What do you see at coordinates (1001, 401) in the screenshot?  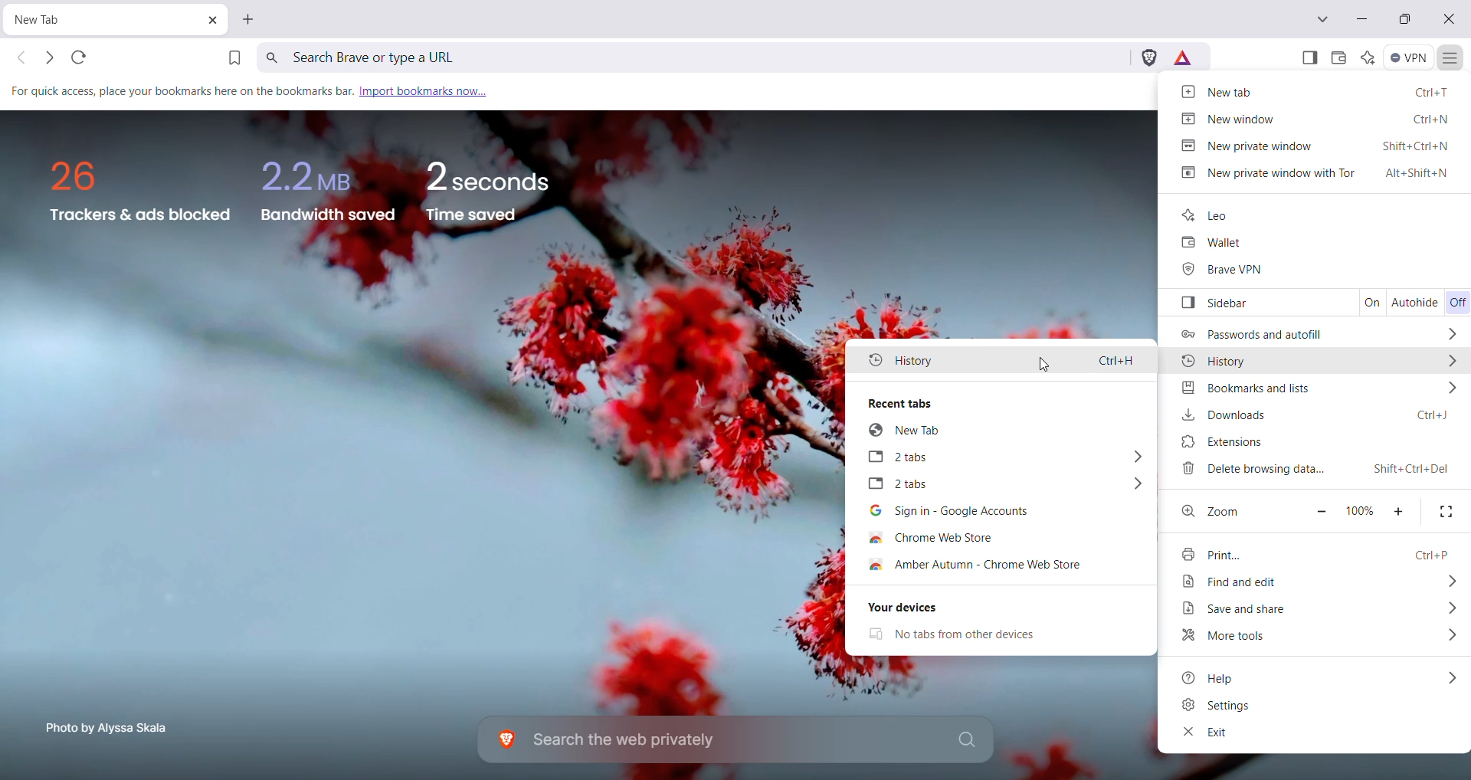 I see `Recent tabs` at bounding box center [1001, 401].